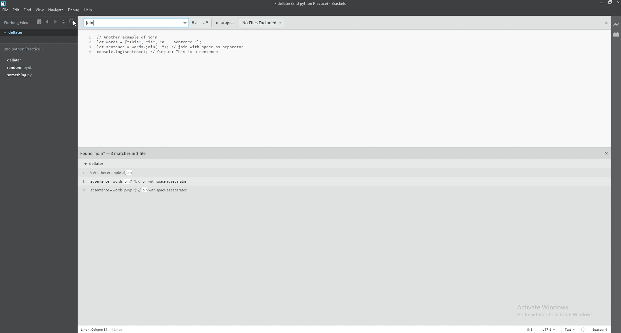 This screenshot has height=333, width=621. I want to click on edit, so click(16, 10).